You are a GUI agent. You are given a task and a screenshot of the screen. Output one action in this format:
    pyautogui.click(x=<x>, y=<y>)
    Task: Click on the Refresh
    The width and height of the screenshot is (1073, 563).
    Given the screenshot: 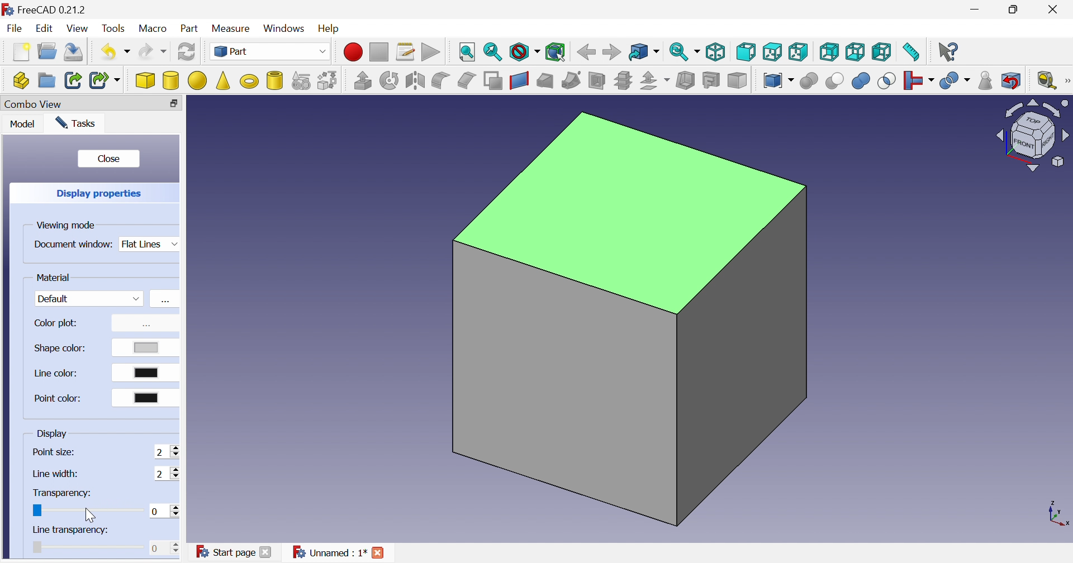 What is the action you would take?
    pyautogui.click(x=187, y=51)
    